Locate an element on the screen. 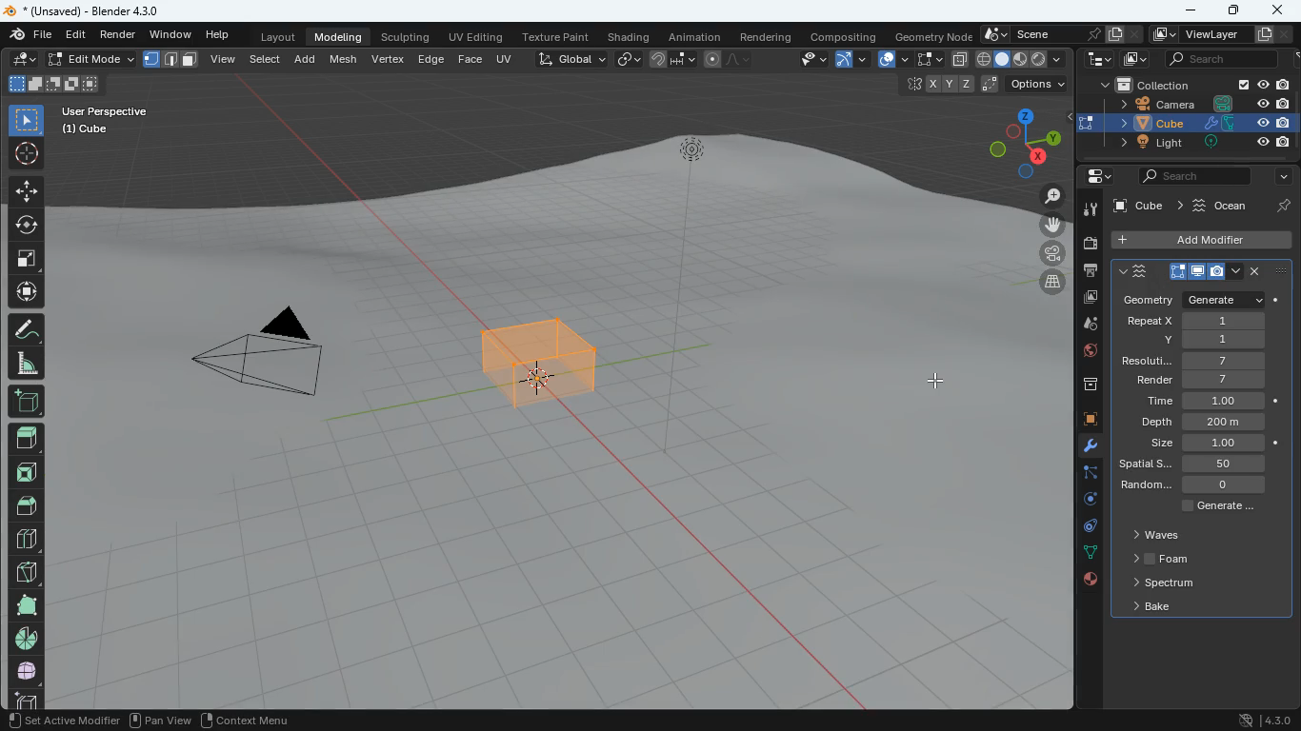 The image size is (1301, 731). rotation is located at coordinates (1083, 501).